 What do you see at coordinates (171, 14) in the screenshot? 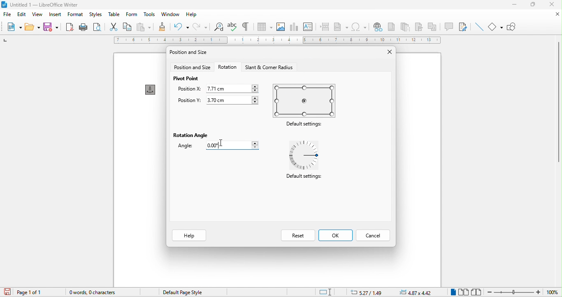
I see `window` at bounding box center [171, 14].